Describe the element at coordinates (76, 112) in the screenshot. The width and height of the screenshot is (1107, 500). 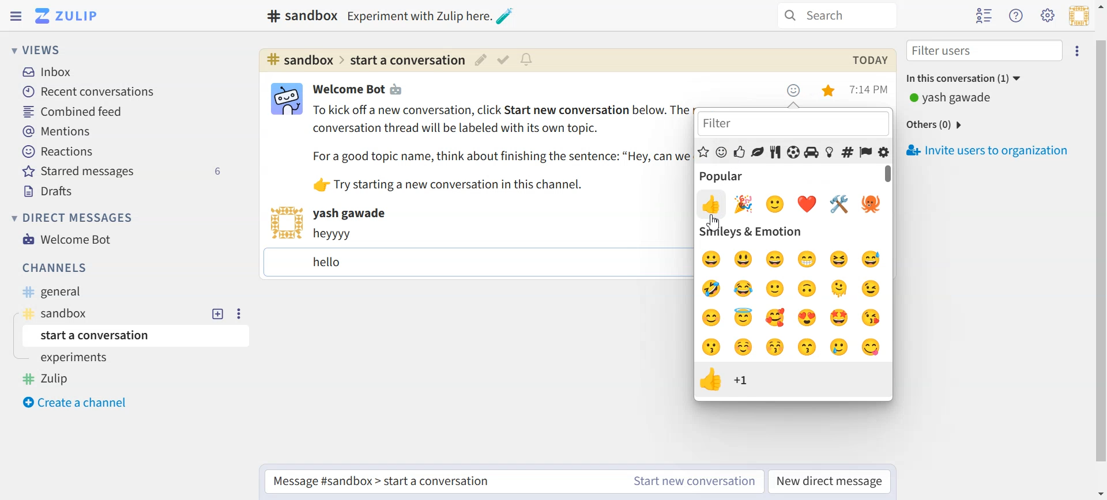
I see `Combined feed` at that location.